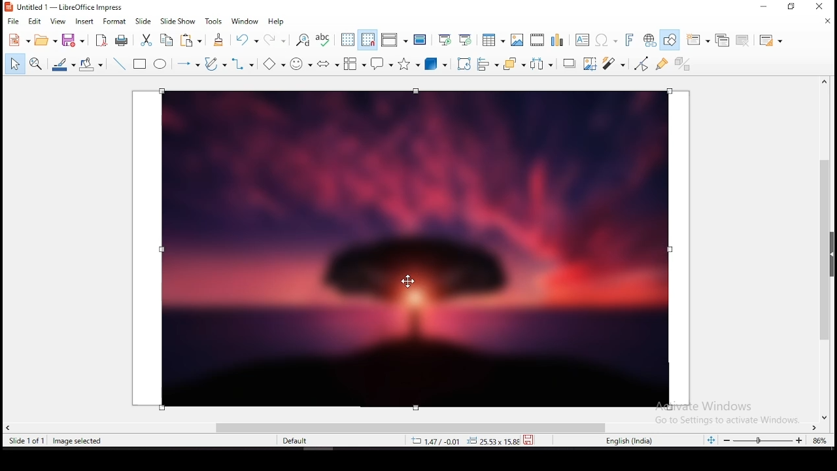 The image size is (837, 471). Describe the element at coordinates (487, 64) in the screenshot. I see `align objects` at that location.